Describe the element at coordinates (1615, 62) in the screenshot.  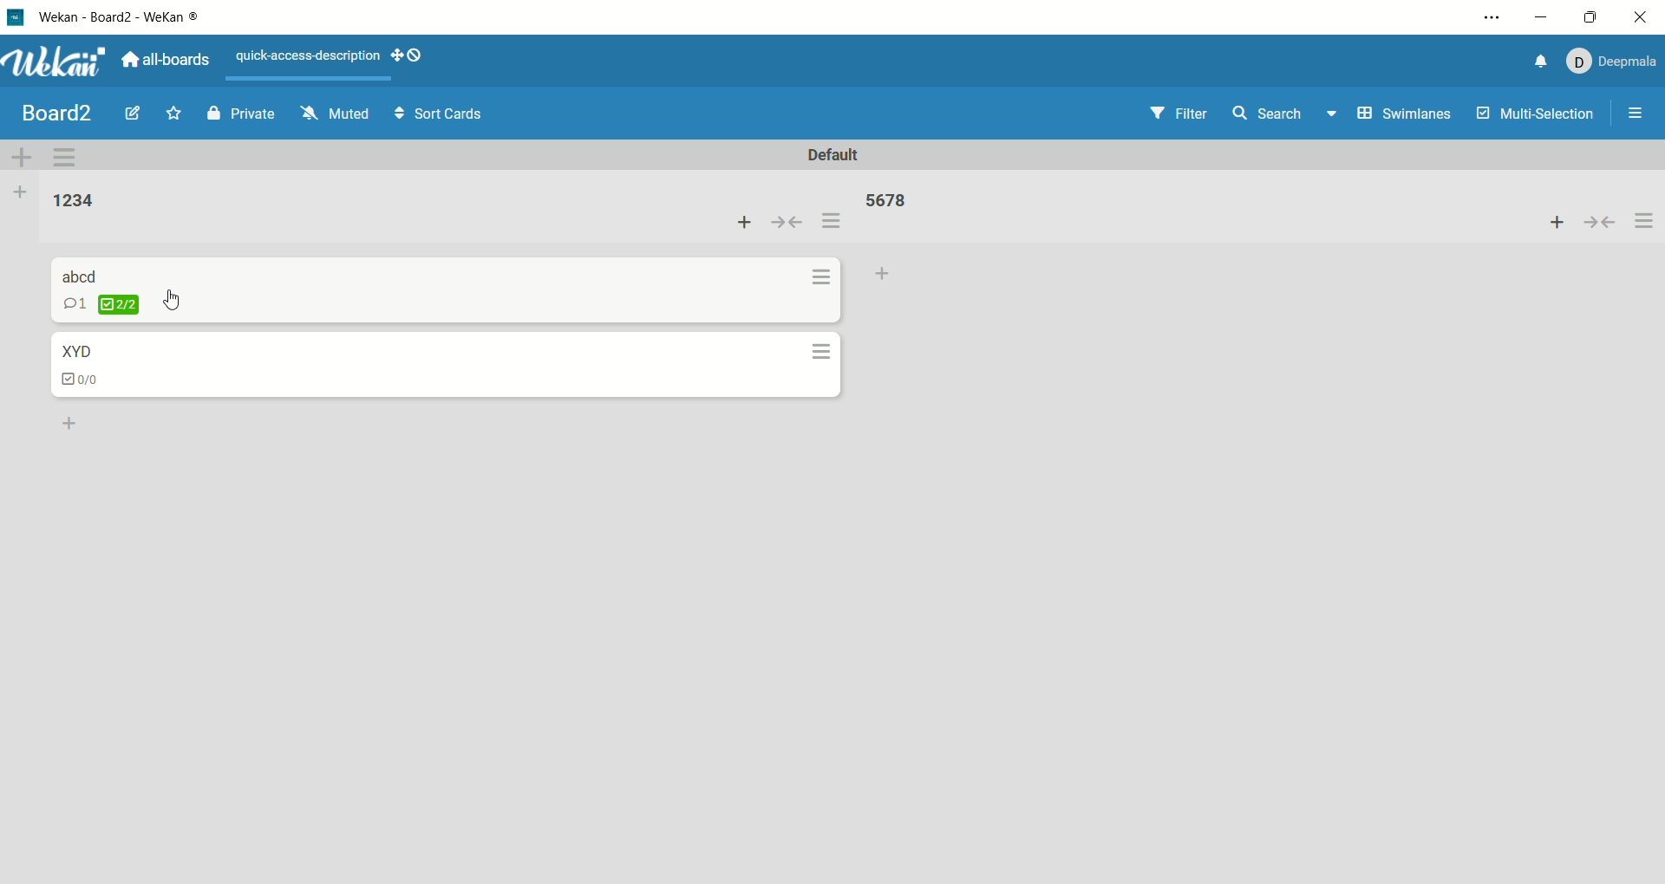
I see `account` at that location.